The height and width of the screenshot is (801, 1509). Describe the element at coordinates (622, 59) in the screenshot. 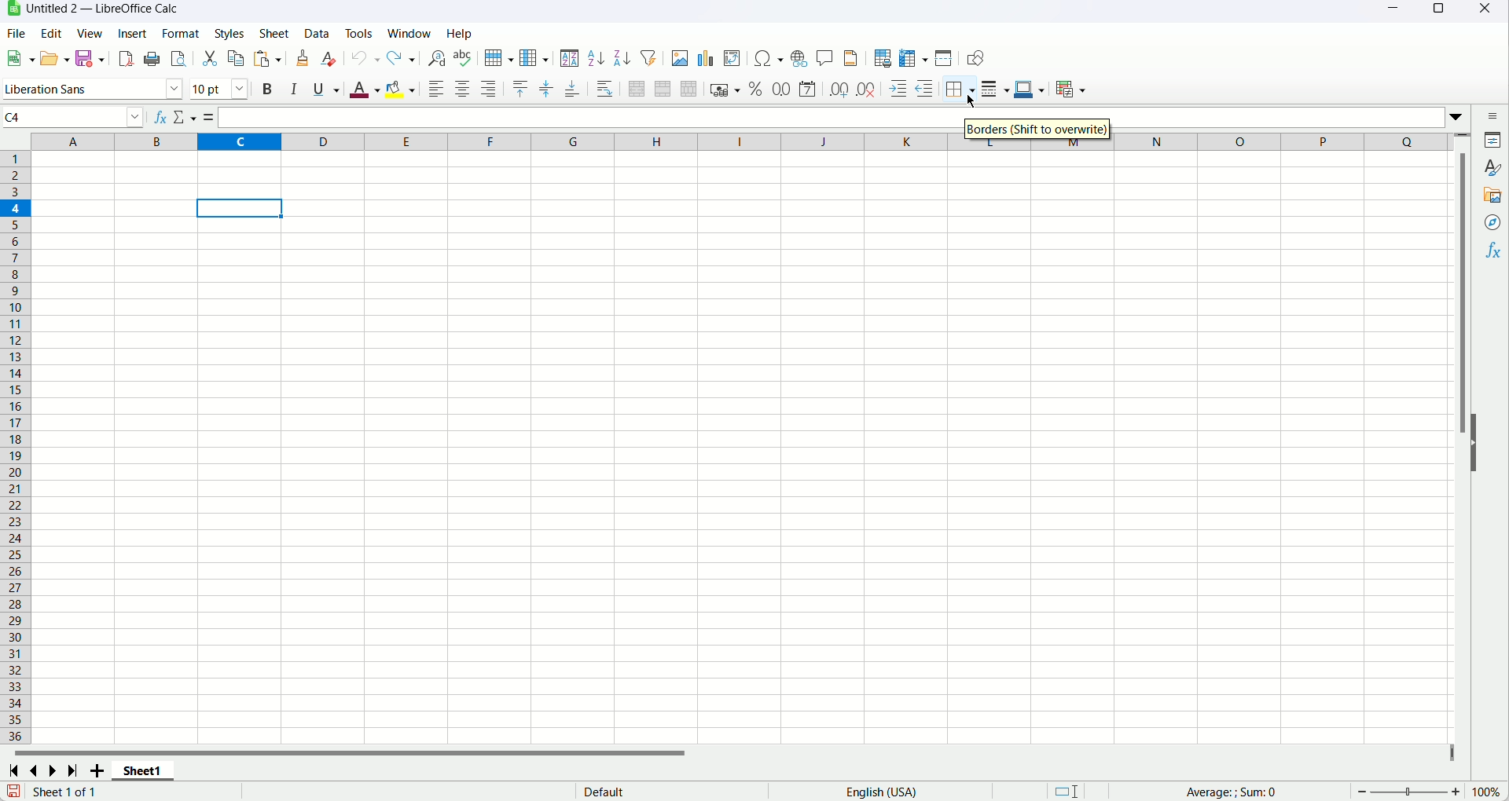

I see `Sort descending` at that location.